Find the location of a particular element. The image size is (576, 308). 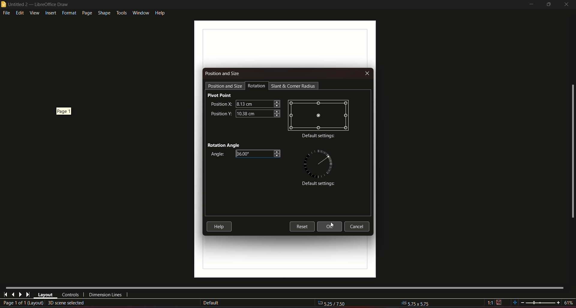

minimize/maximize is located at coordinates (548, 5).